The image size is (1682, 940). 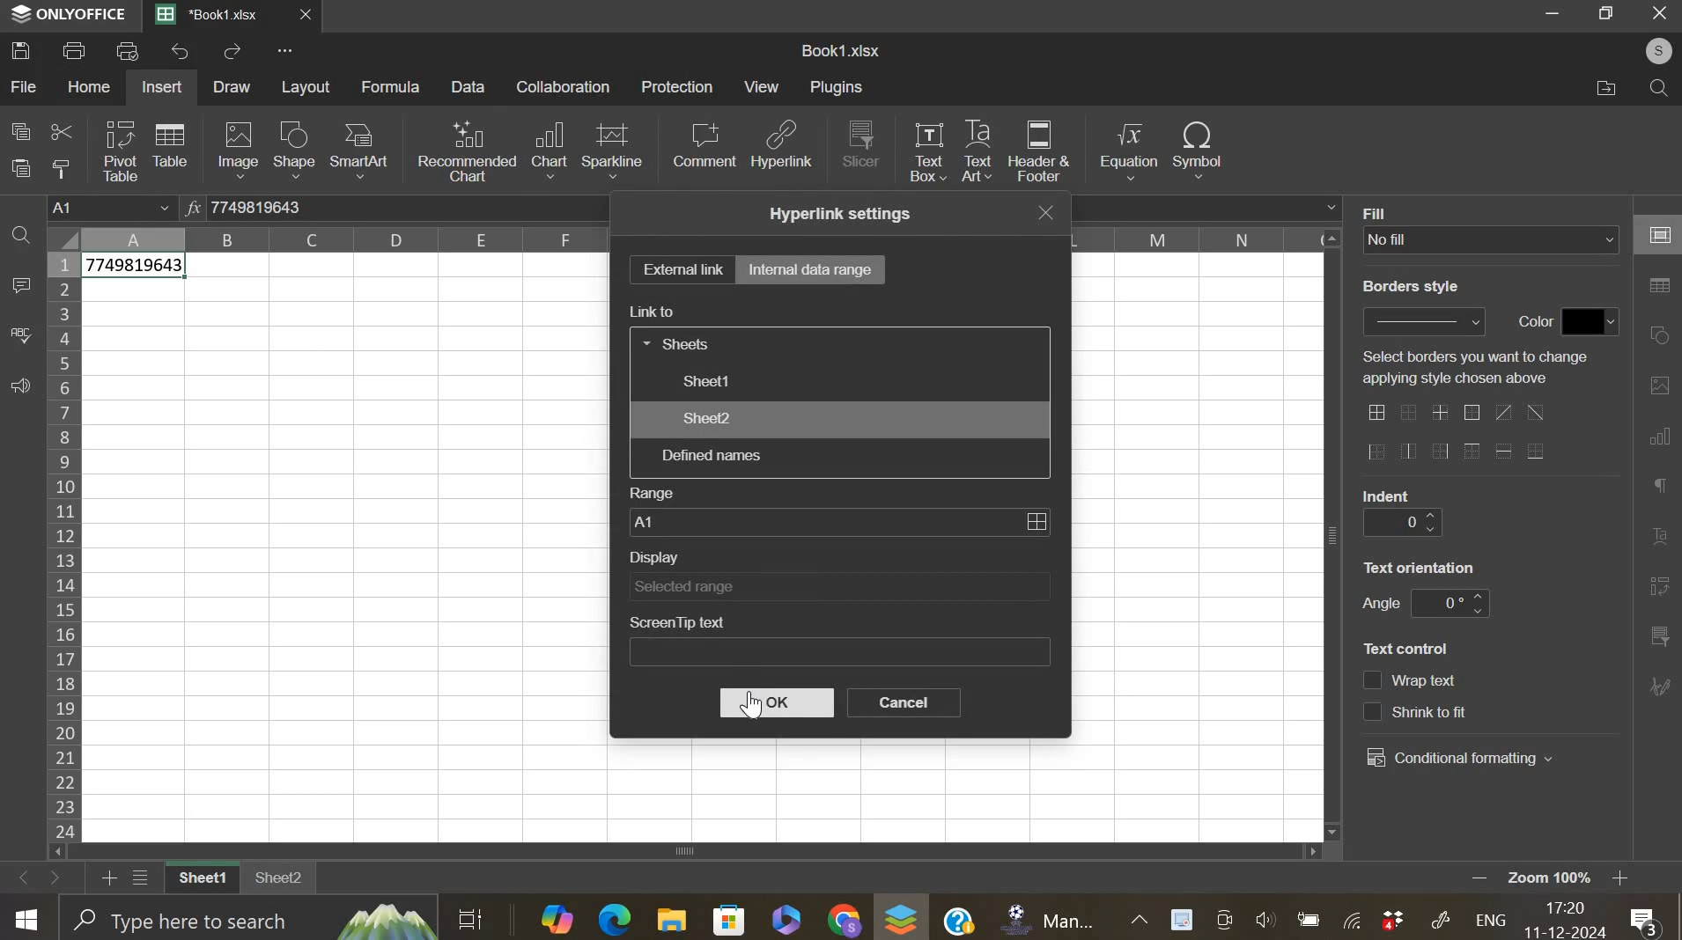 I want to click on shape, so click(x=293, y=150).